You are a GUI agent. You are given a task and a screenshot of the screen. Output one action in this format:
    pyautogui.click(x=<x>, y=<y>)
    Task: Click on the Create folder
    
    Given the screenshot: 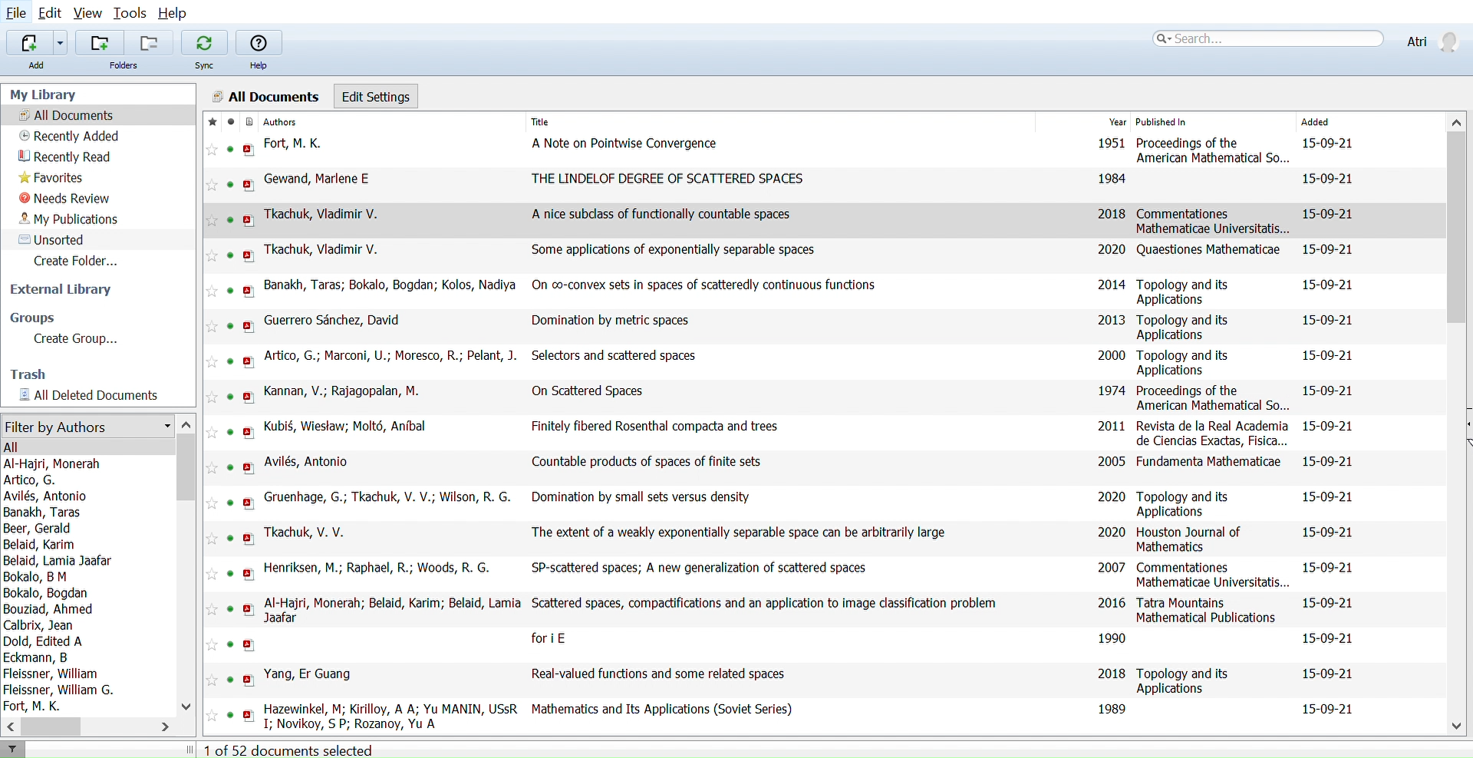 What is the action you would take?
    pyautogui.click(x=82, y=261)
    